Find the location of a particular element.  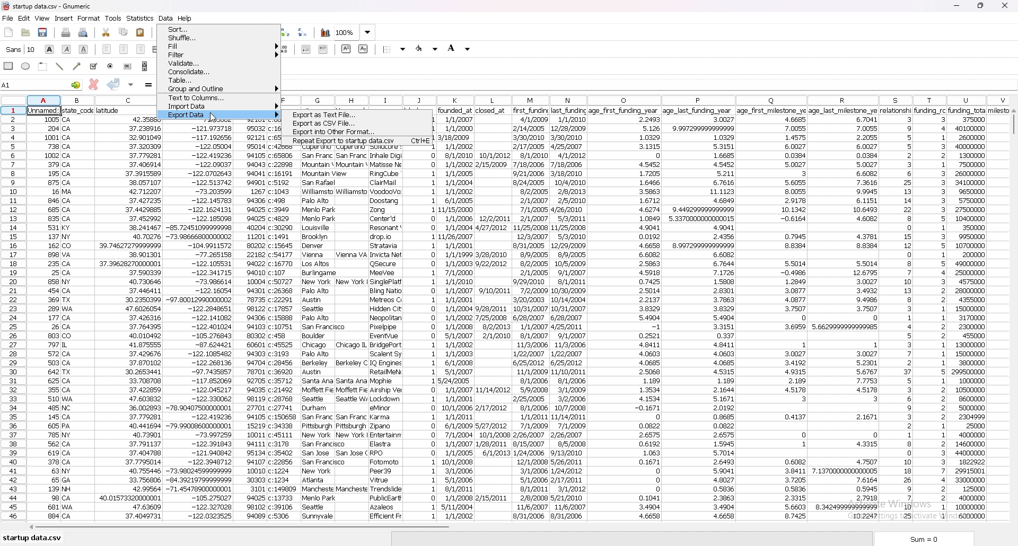

data is located at coordinates (897, 315).